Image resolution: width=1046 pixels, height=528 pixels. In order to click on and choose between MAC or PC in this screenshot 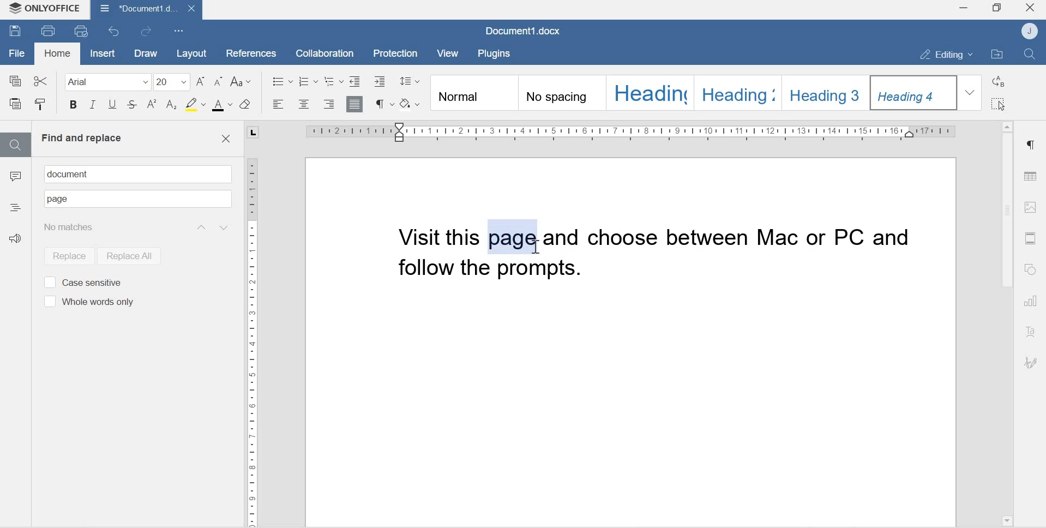, I will do `click(735, 239)`.